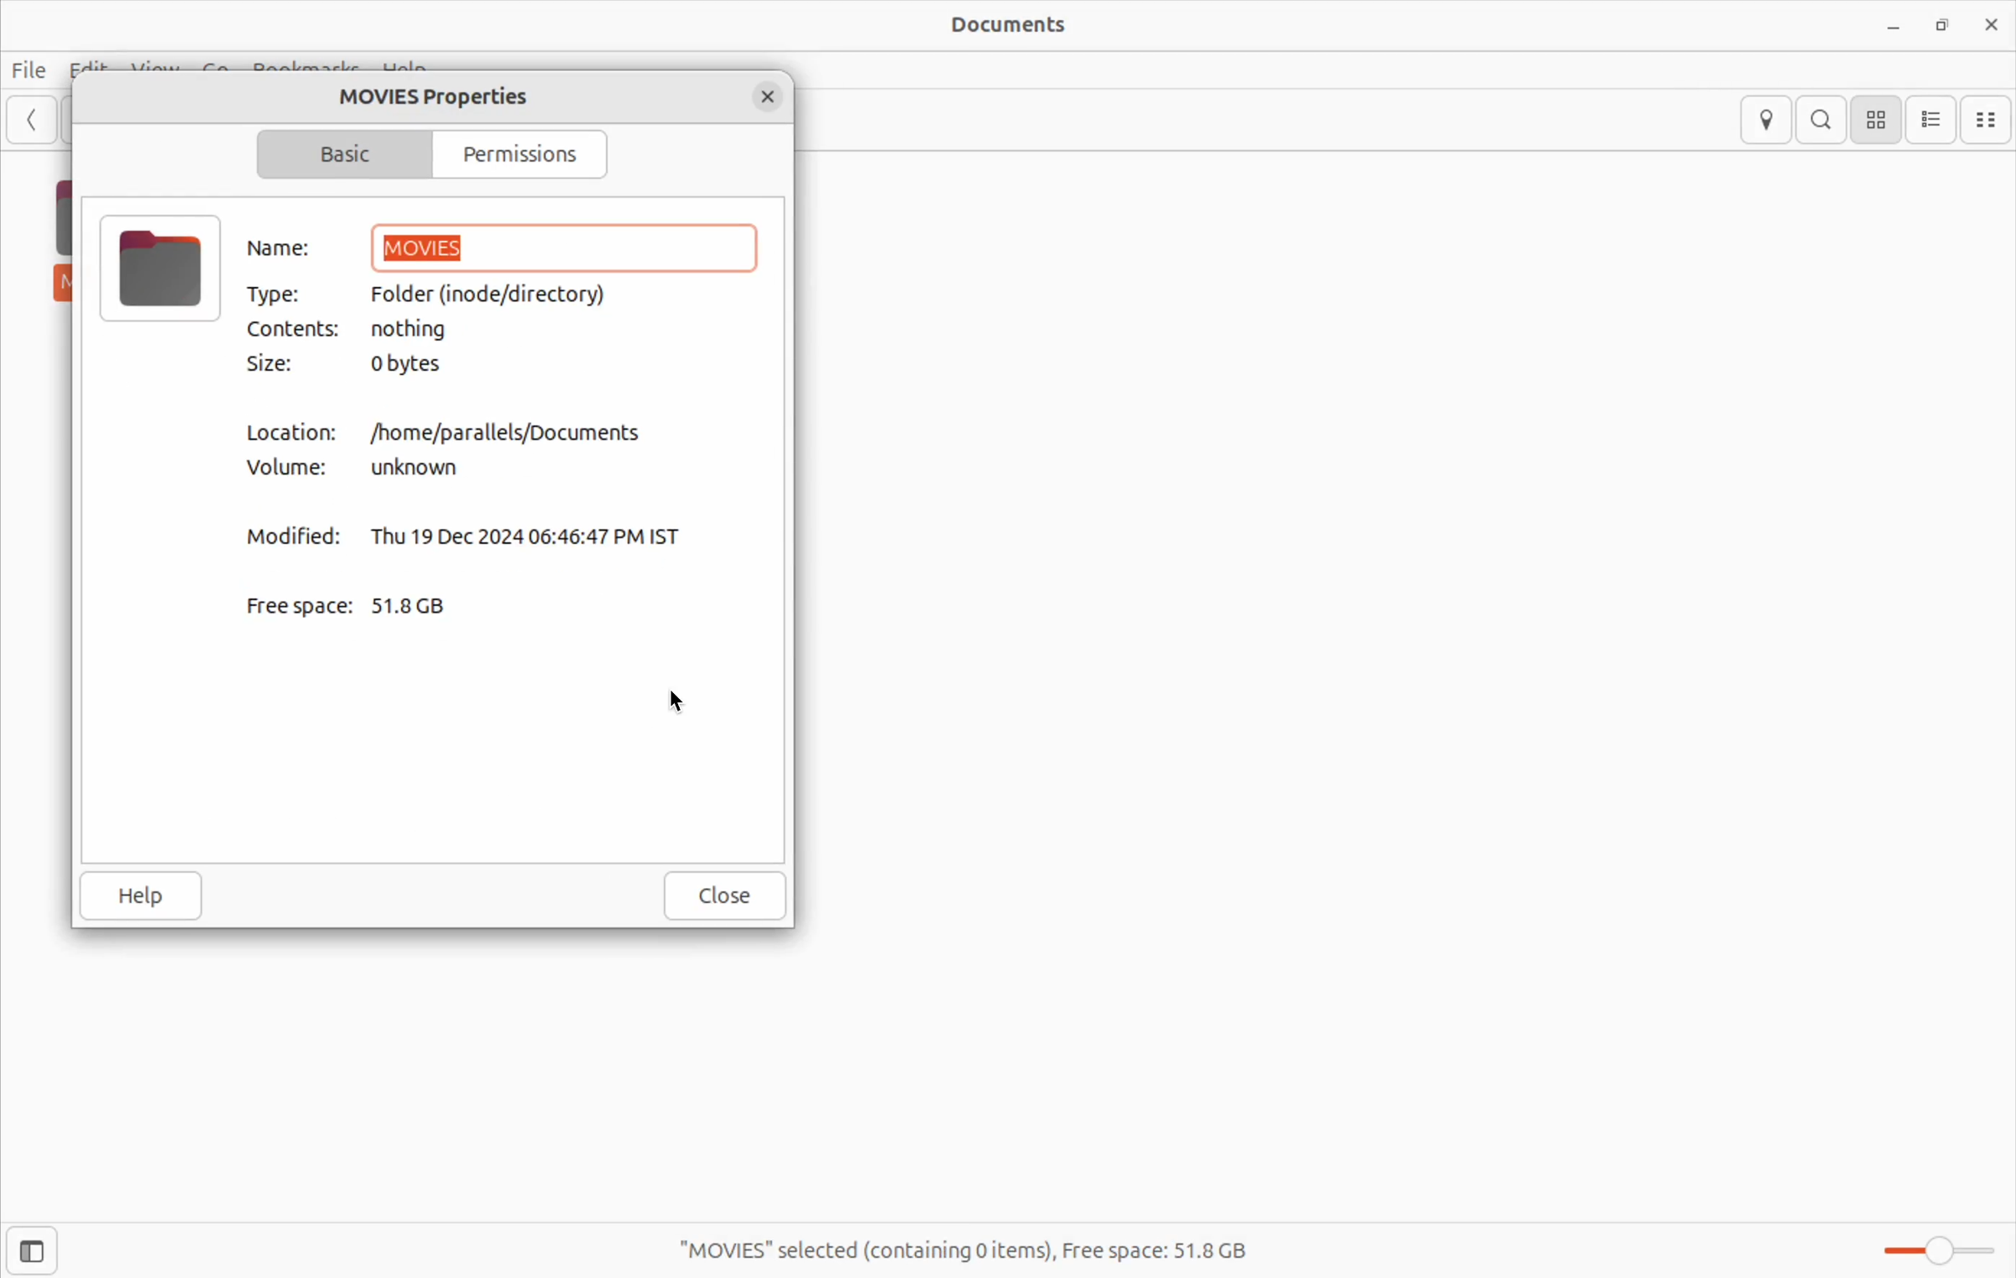  I want to click on Size, so click(274, 365).